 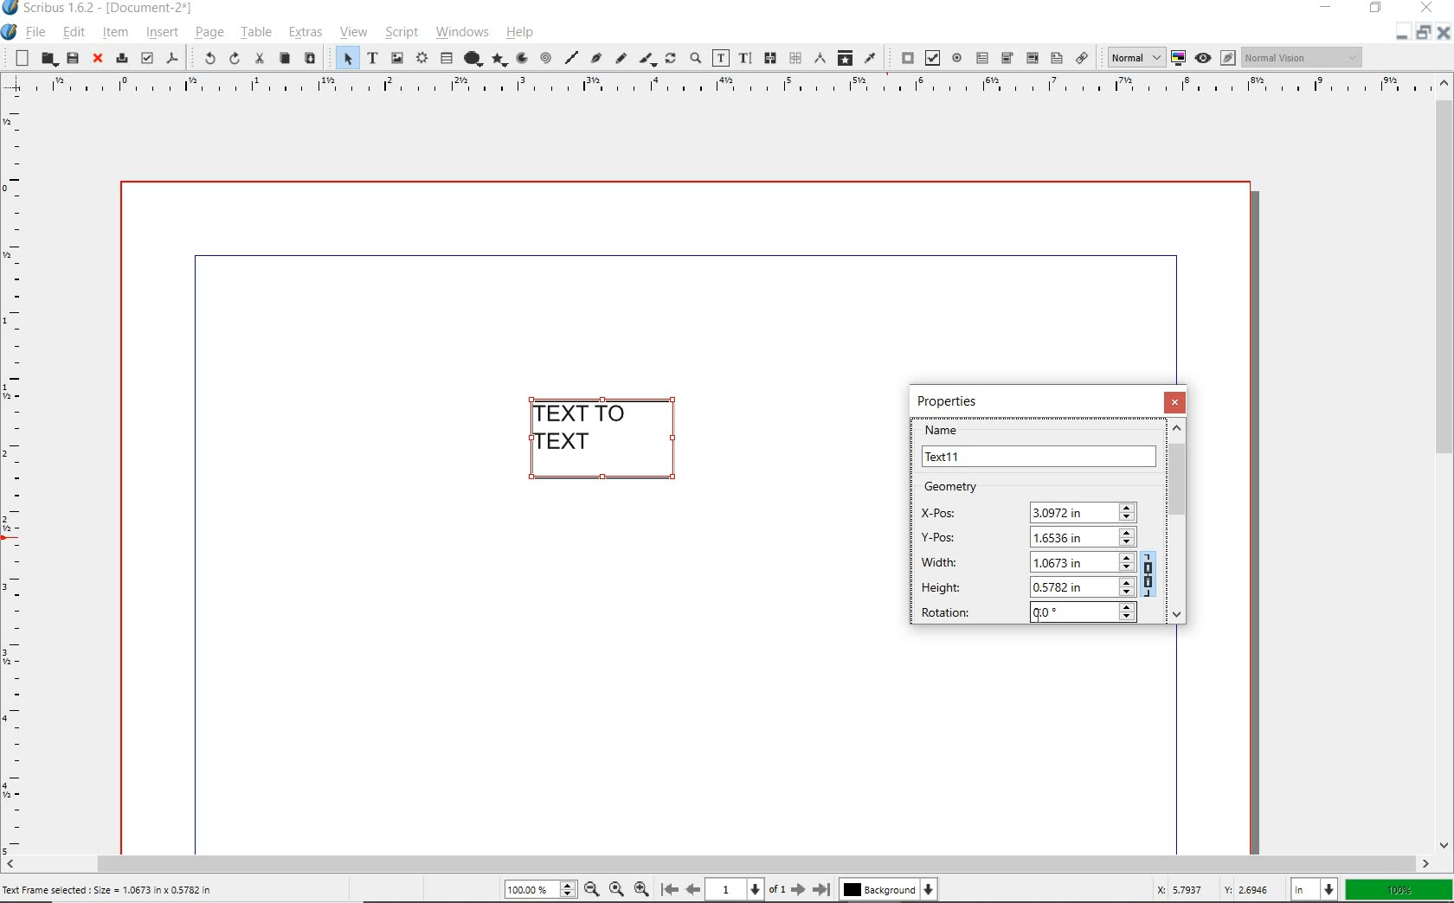 What do you see at coordinates (72, 60) in the screenshot?
I see `save` at bounding box center [72, 60].